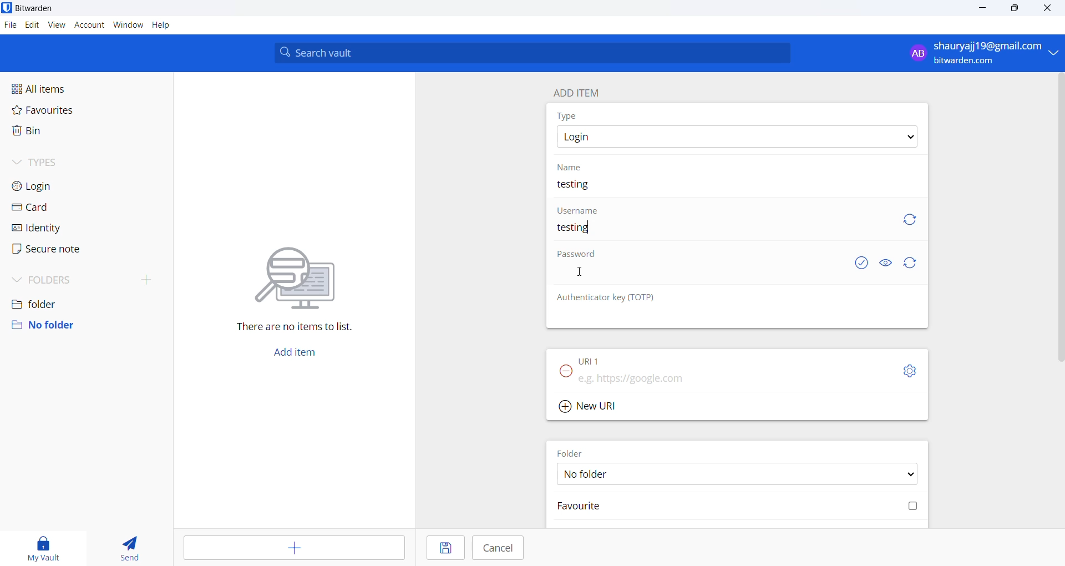  What do you see at coordinates (888, 261) in the screenshot?
I see `show or hide` at bounding box center [888, 261].